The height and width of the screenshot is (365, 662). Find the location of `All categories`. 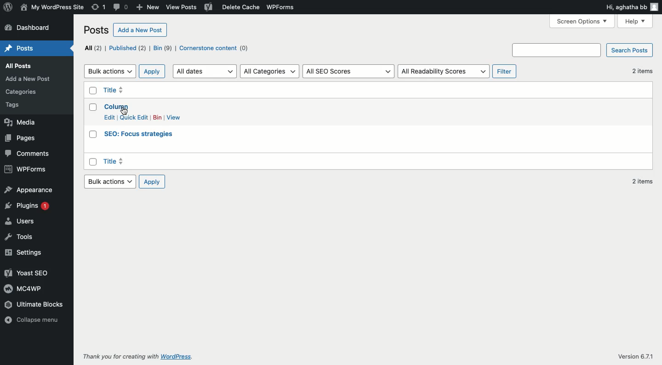

All categories is located at coordinates (270, 72).